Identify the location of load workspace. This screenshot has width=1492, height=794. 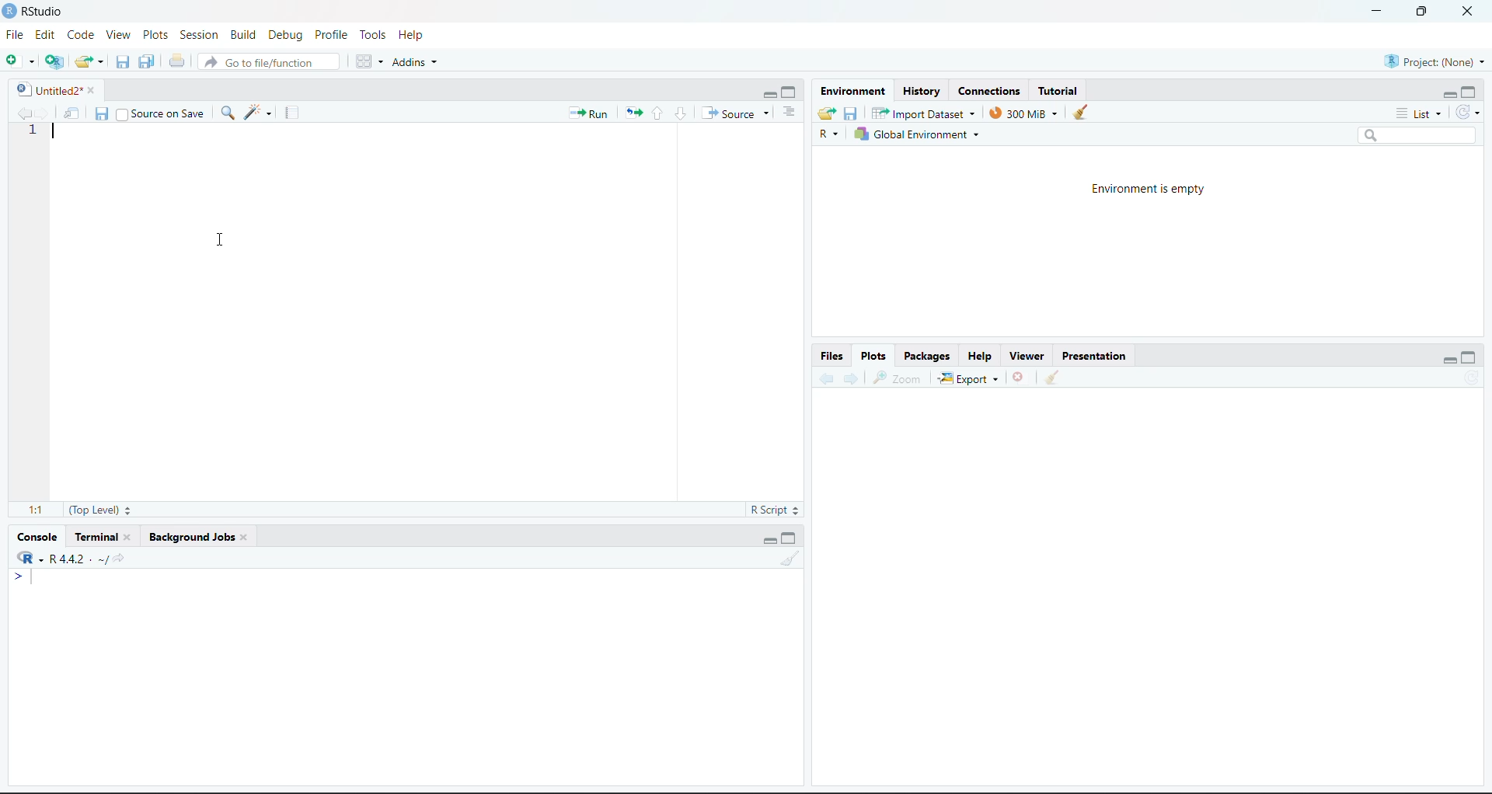
(827, 113).